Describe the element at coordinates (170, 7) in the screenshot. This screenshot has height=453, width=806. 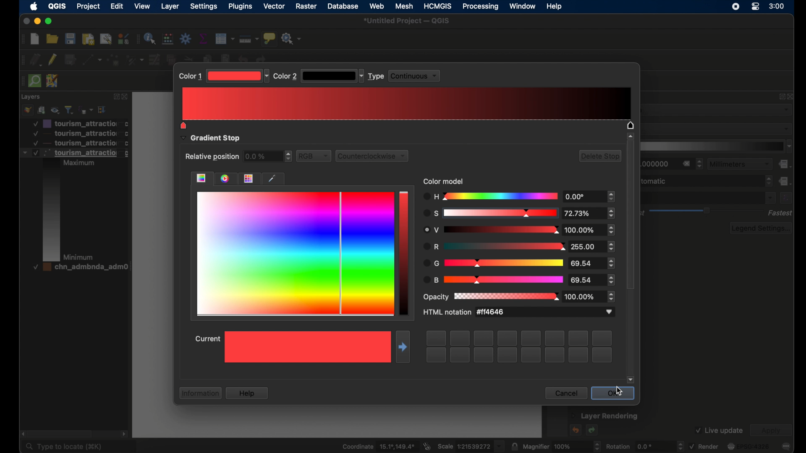
I see `layer` at that location.